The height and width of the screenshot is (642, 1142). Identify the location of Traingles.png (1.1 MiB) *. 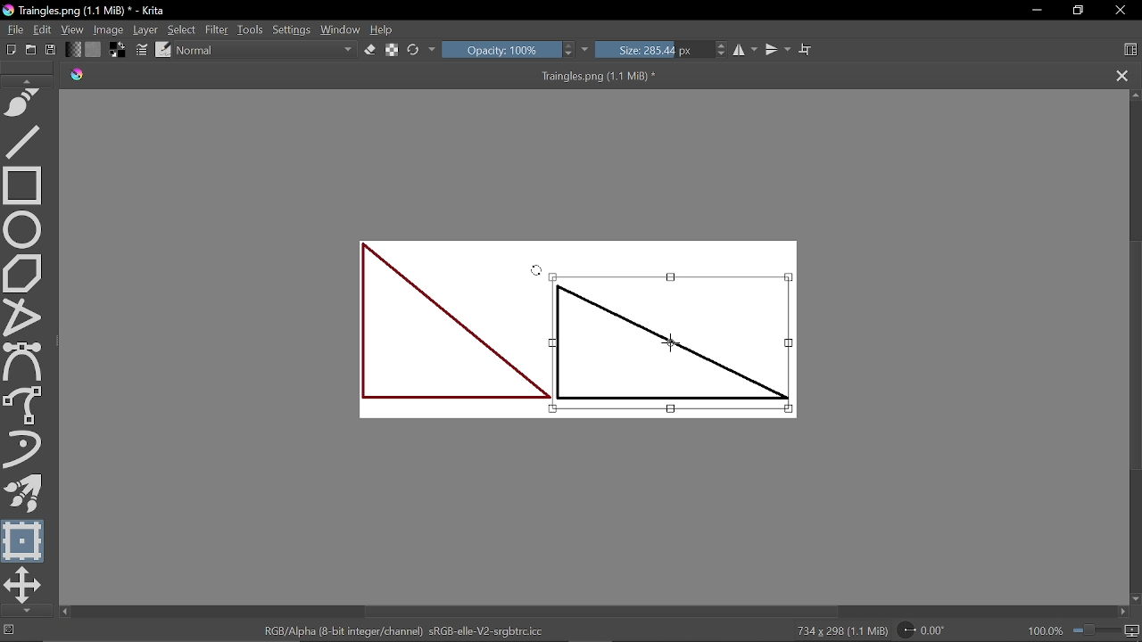
(391, 76).